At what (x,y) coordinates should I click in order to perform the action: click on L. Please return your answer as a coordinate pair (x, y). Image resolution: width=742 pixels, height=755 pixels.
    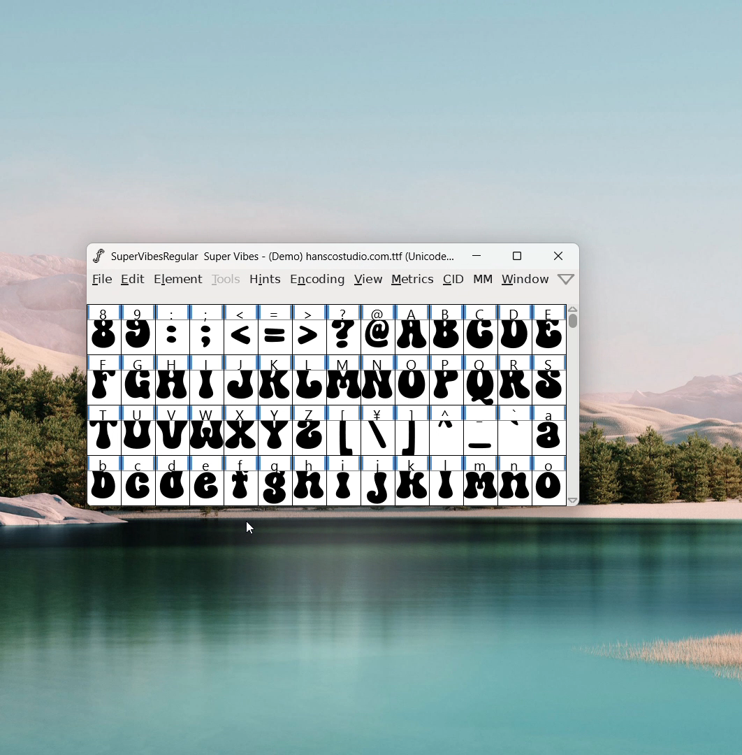
    Looking at the image, I should click on (309, 380).